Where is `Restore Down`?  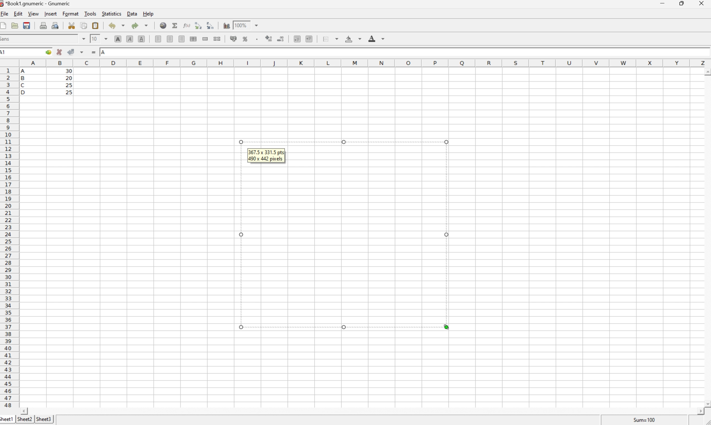
Restore Down is located at coordinates (683, 3).